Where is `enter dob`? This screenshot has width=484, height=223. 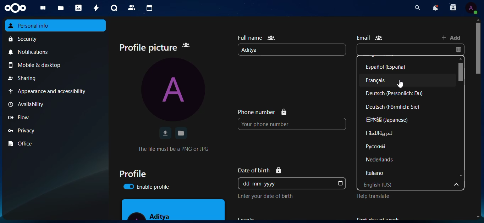
enter dob is located at coordinates (269, 196).